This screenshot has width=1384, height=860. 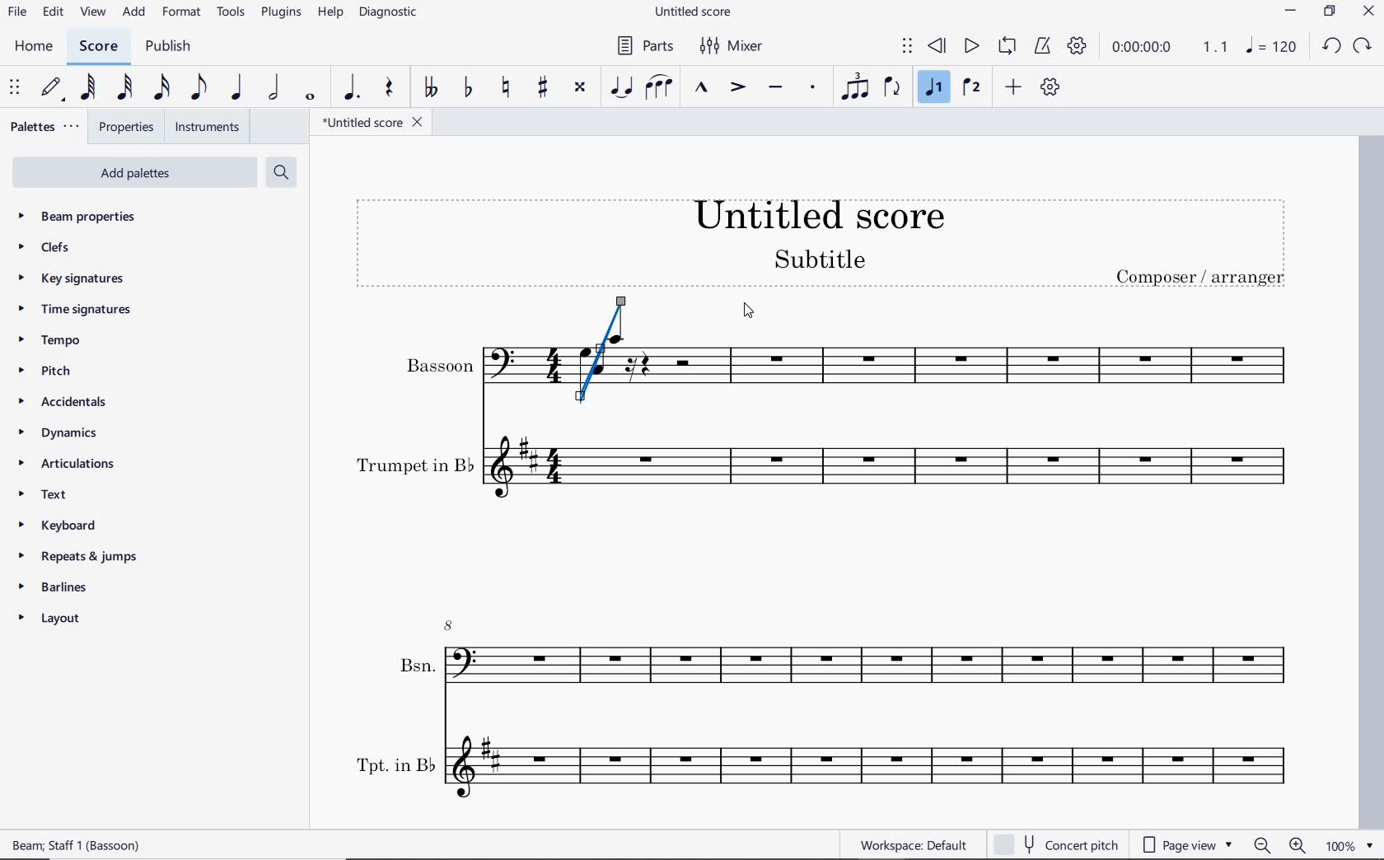 What do you see at coordinates (70, 464) in the screenshot?
I see `articulations` at bounding box center [70, 464].